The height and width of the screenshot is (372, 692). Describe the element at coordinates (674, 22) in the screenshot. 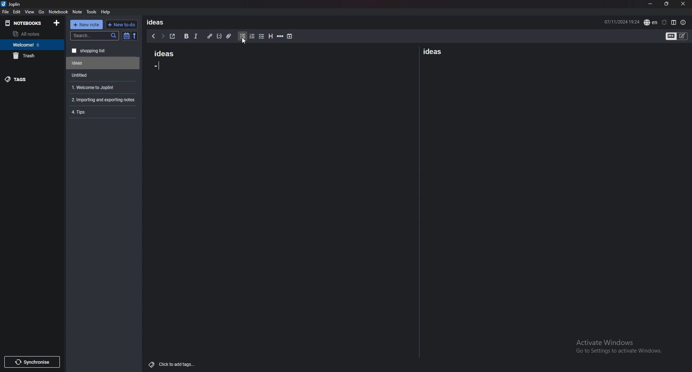

I see `toggle editor layout` at that location.